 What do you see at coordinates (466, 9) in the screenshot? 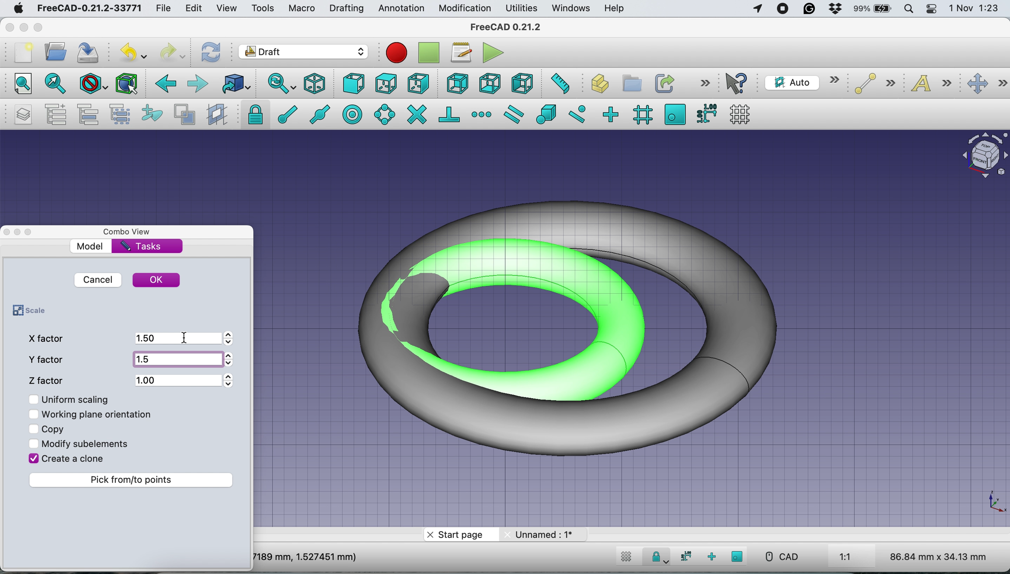
I see `modification` at bounding box center [466, 9].